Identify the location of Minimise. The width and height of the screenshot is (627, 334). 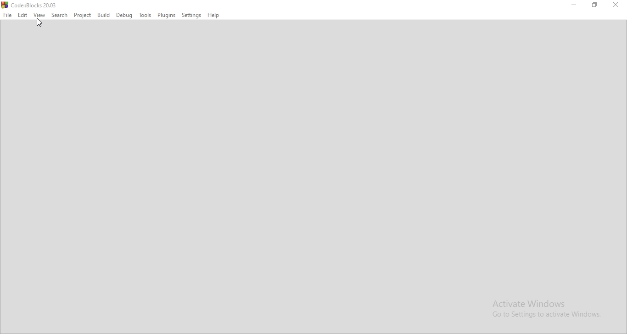
(576, 6).